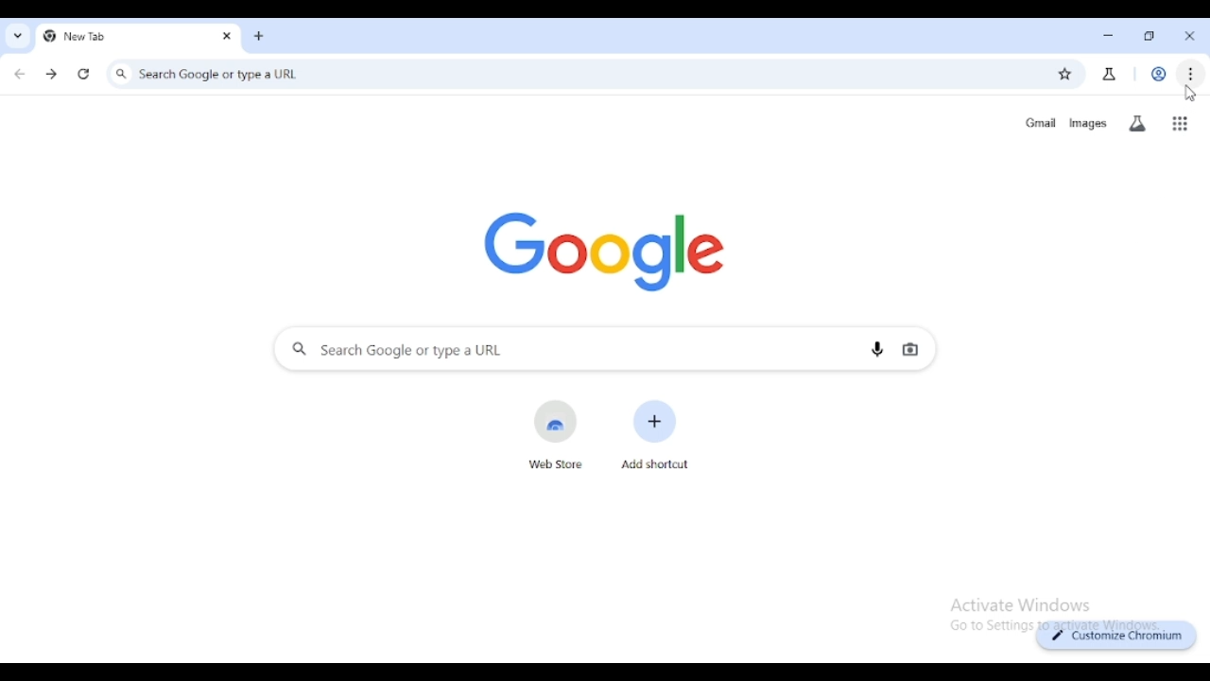  Describe the element at coordinates (83, 74) in the screenshot. I see `reload this page` at that location.